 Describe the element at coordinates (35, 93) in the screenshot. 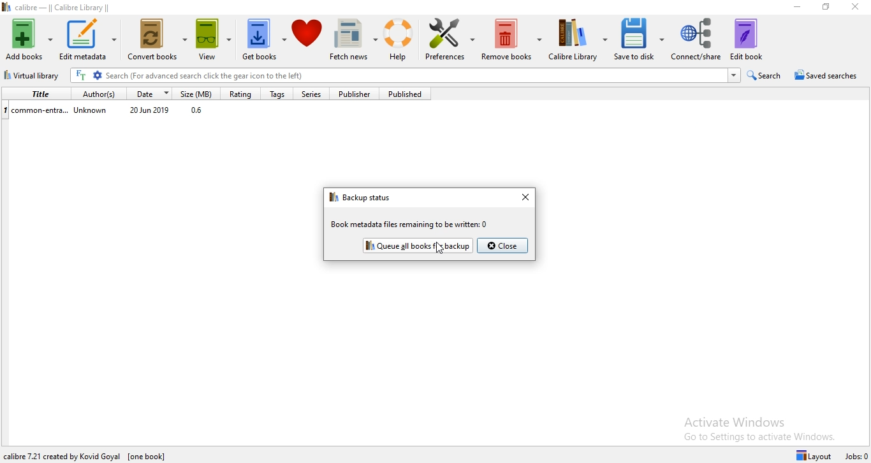

I see `Title` at that location.